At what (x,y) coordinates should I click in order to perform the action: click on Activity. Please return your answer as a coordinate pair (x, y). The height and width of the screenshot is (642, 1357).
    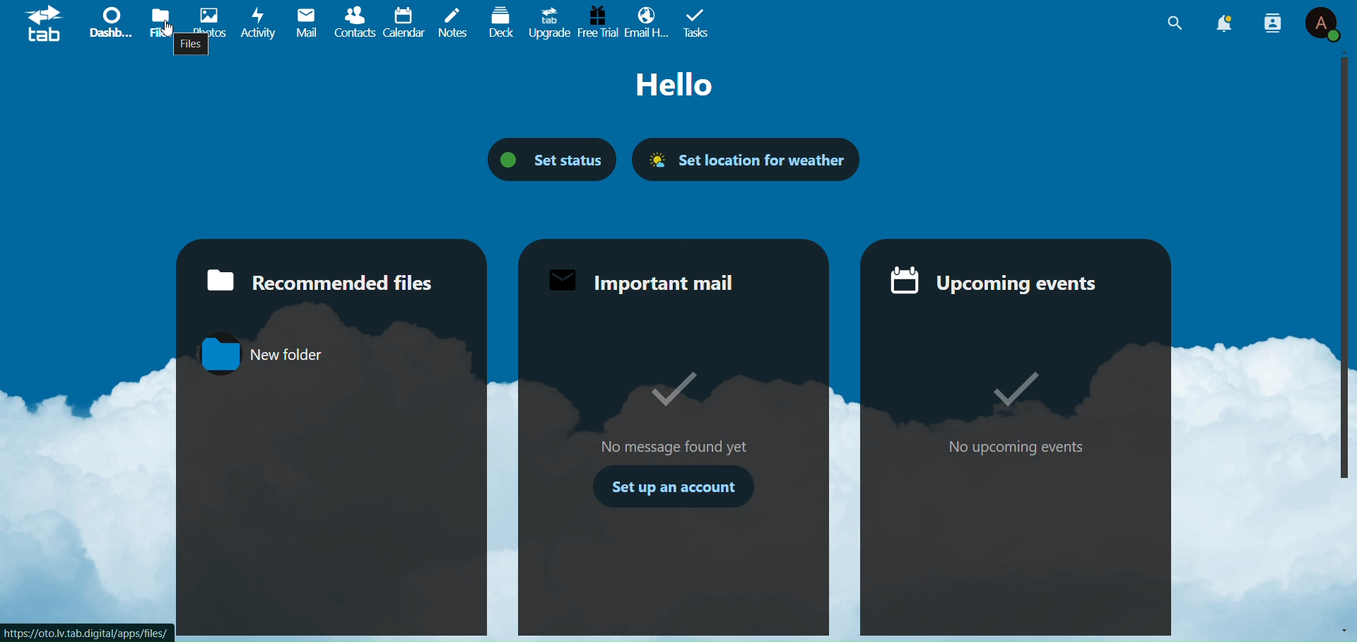
    Looking at the image, I should click on (255, 23).